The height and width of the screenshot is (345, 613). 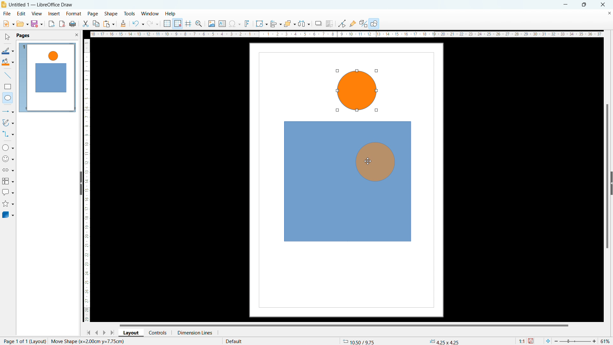 What do you see at coordinates (178, 23) in the screenshot?
I see `snap to grid` at bounding box center [178, 23].